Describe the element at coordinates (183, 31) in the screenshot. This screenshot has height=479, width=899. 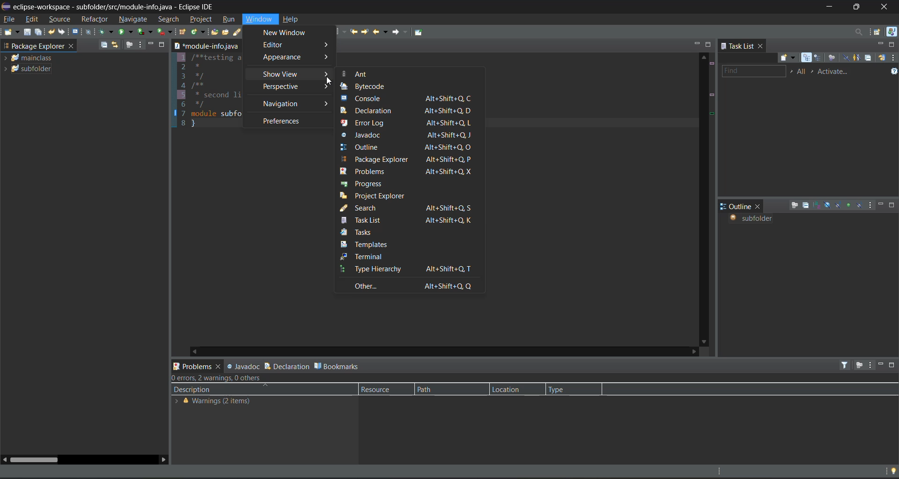
I see `new java package` at that location.